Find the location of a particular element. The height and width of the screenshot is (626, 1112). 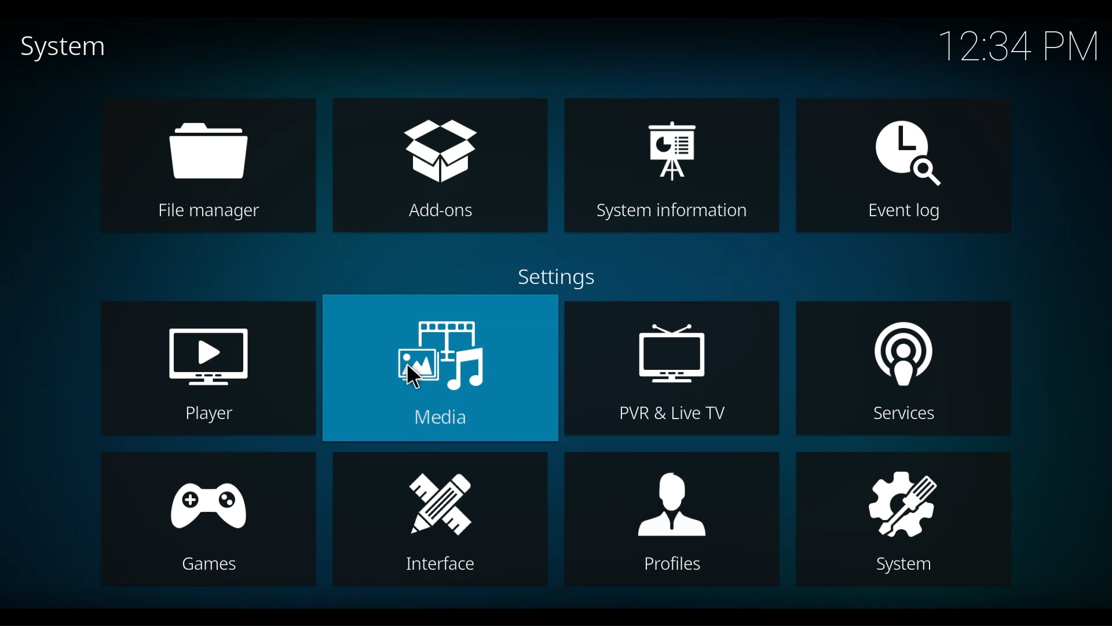

Add-ons is located at coordinates (442, 165).